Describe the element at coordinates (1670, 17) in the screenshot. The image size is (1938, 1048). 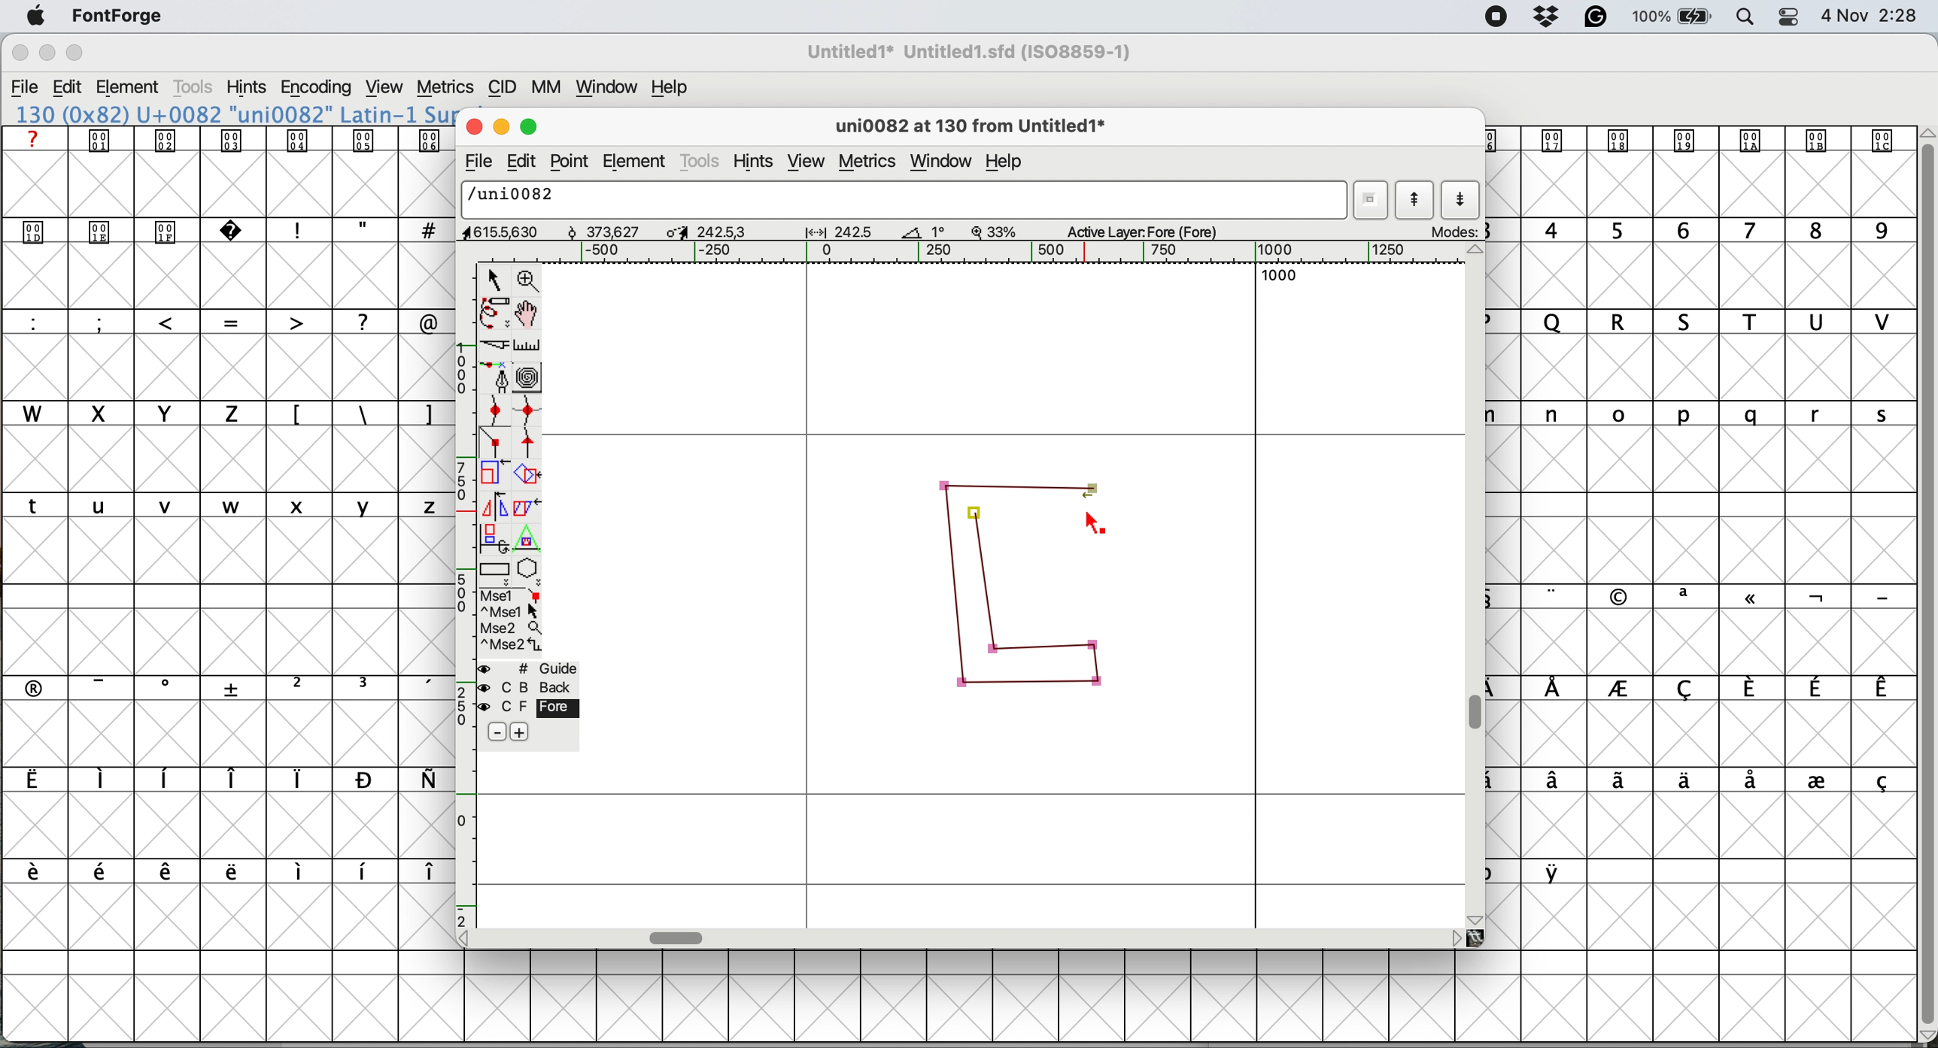
I see `battery` at that location.